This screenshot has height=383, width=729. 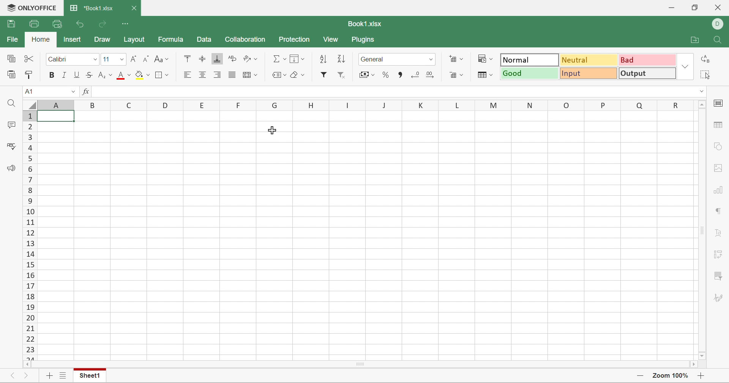 I want to click on 4, so click(x=30, y=148).